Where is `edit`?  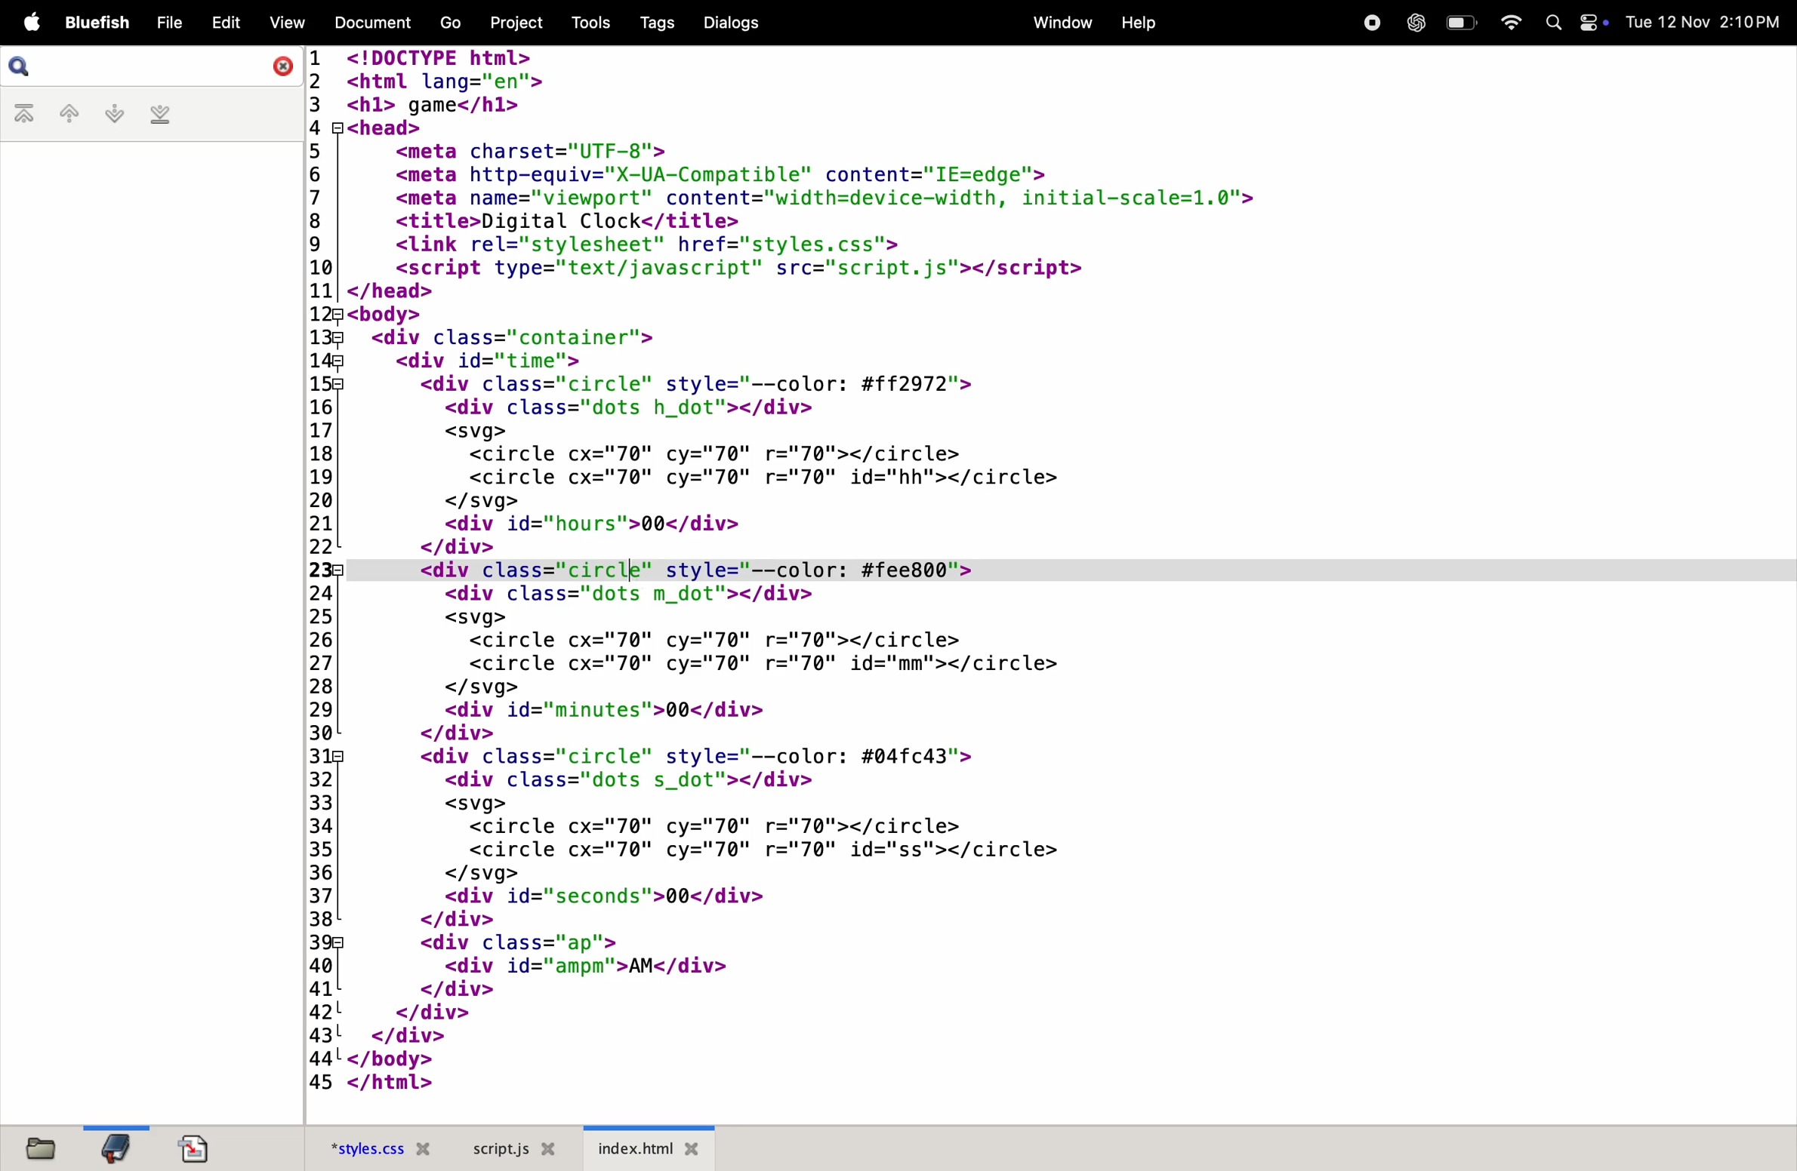 edit is located at coordinates (226, 21).